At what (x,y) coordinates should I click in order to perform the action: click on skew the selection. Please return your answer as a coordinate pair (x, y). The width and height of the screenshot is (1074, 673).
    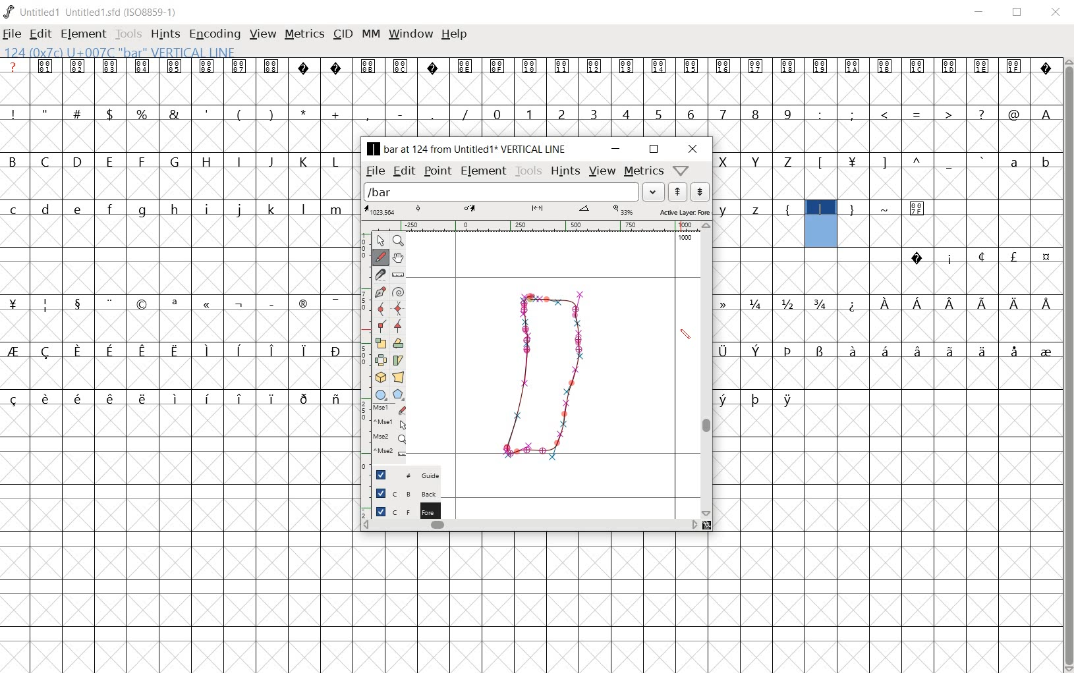
    Looking at the image, I should click on (399, 360).